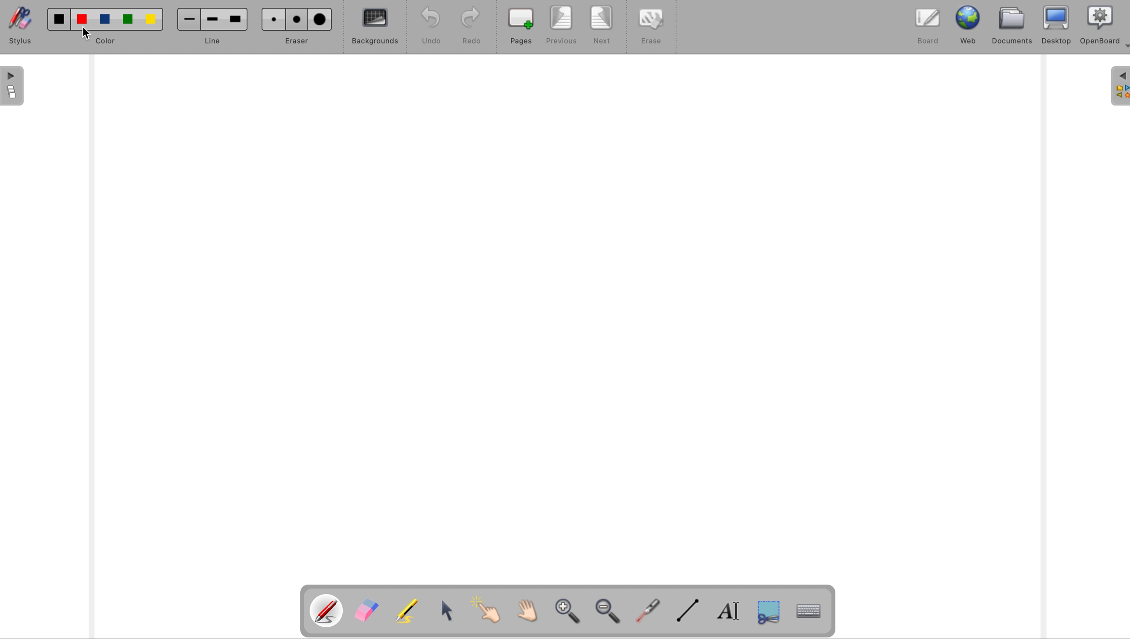 This screenshot has height=639, width=1130. I want to click on next, so click(602, 26).